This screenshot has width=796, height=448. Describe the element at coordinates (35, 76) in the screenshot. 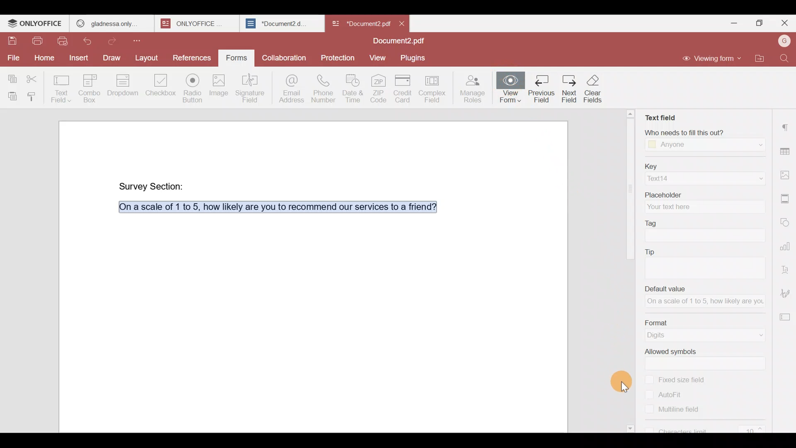

I see `Cut` at that location.